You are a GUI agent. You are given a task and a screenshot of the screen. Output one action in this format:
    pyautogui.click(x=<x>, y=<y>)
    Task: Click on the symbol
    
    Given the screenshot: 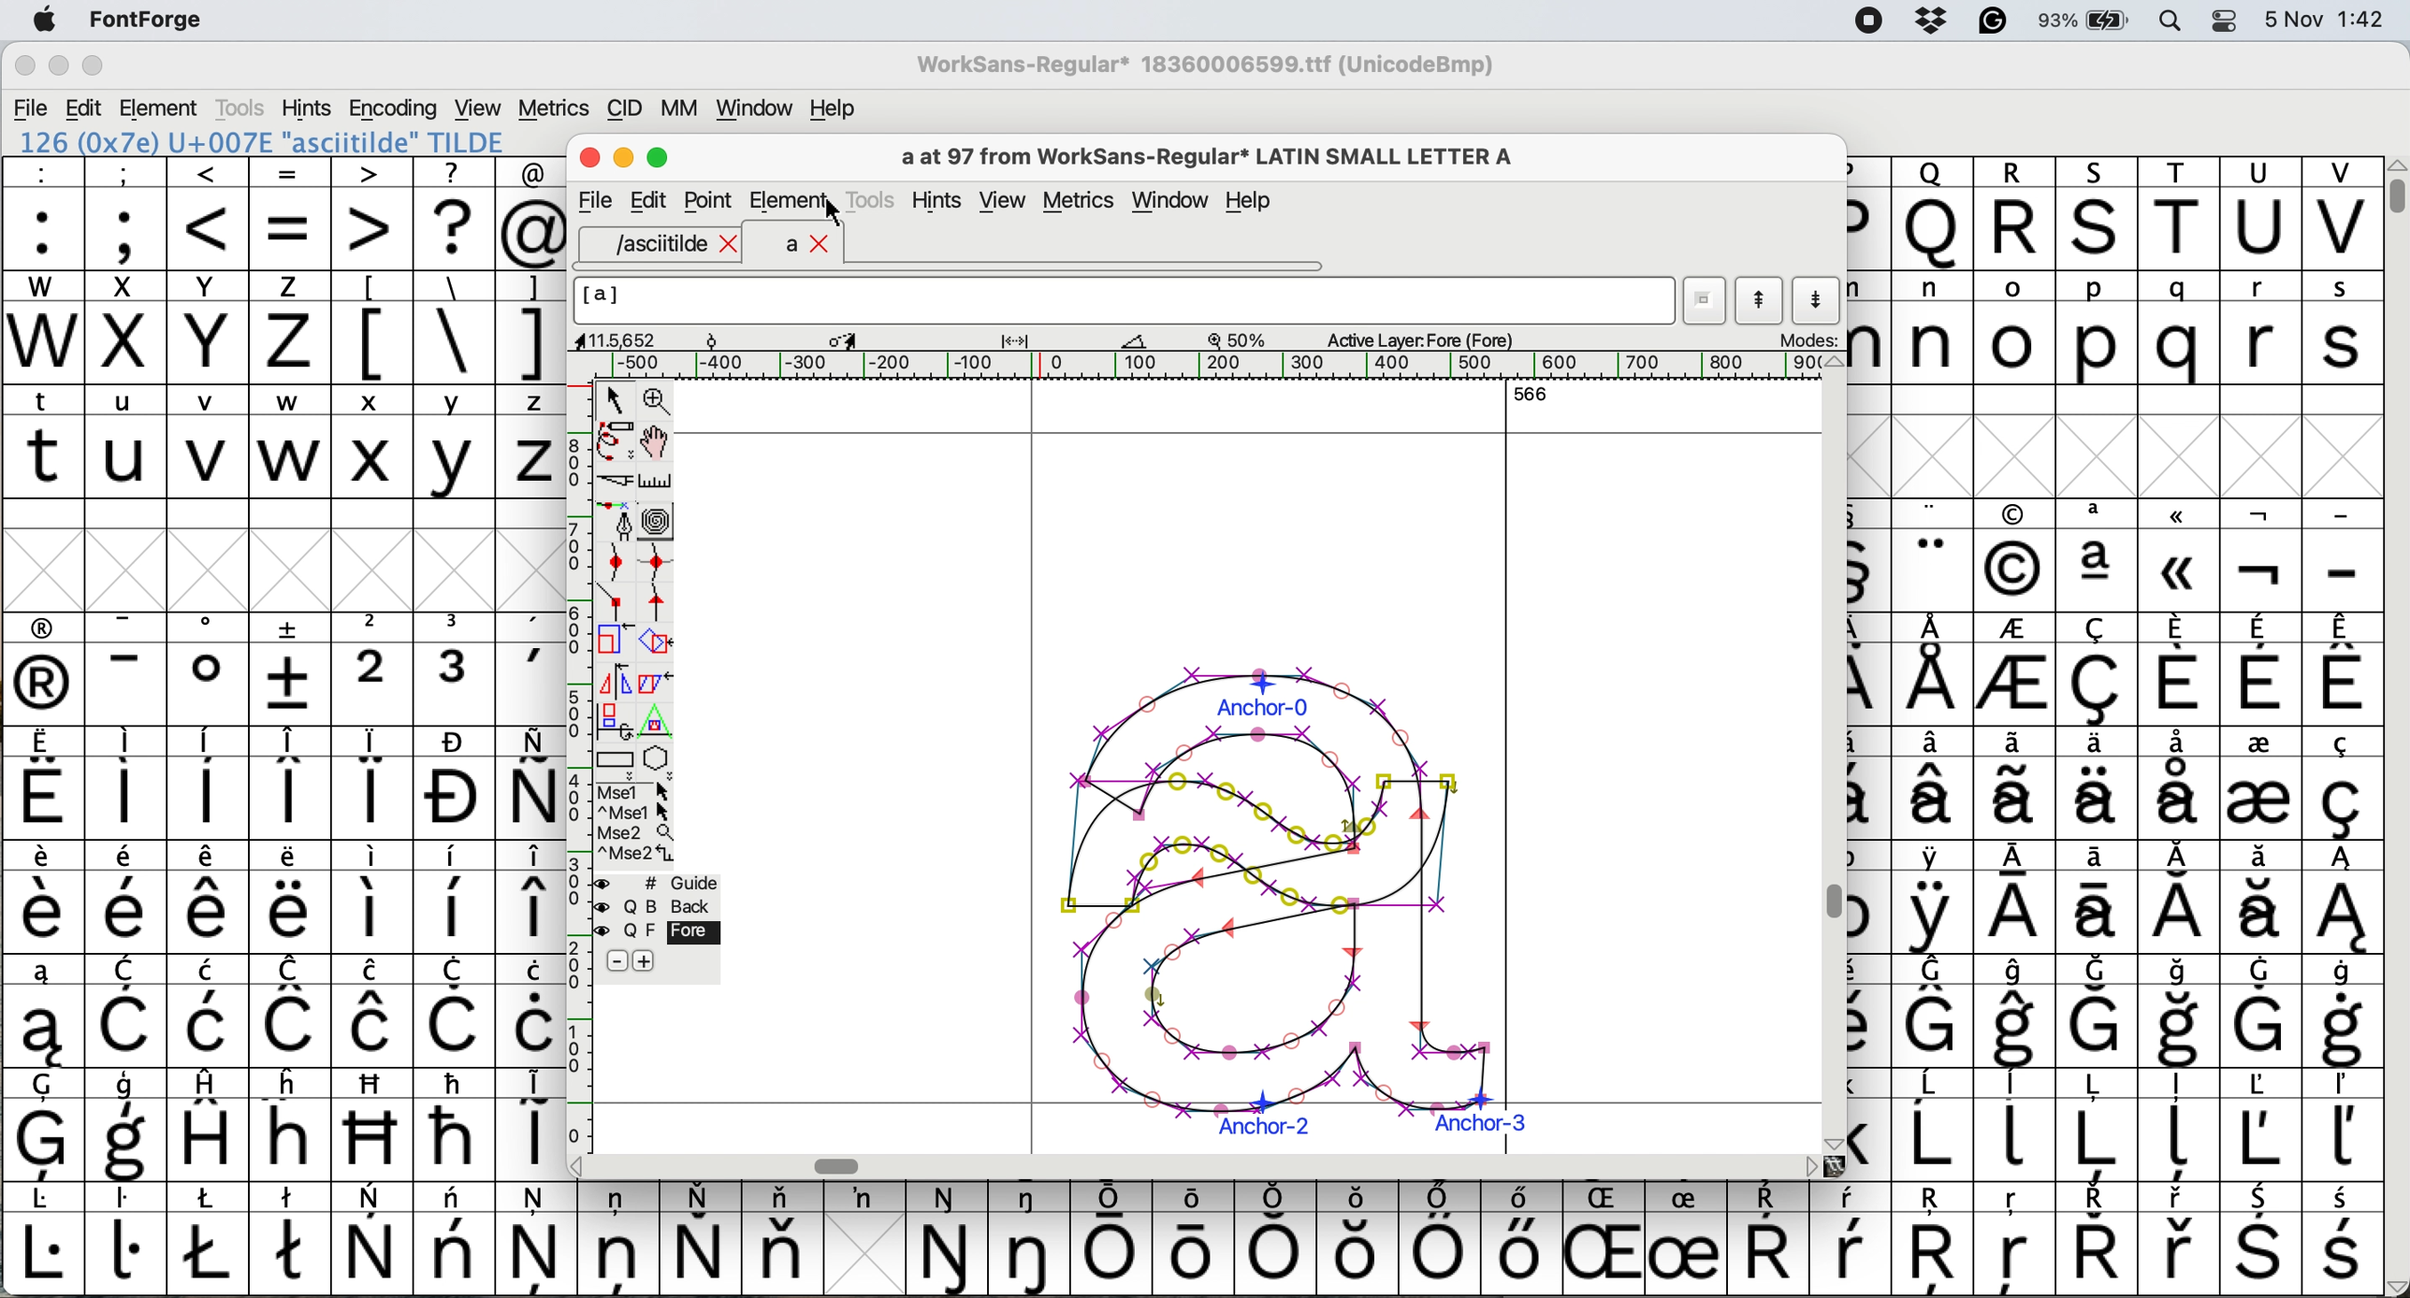 What is the action you would take?
    pyautogui.click(x=374, y=783)
    